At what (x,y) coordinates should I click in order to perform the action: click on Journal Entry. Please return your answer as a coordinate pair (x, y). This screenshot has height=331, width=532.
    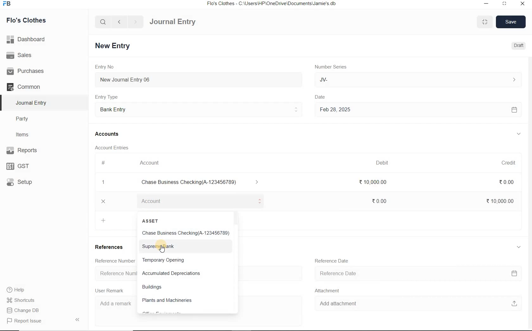
    Looking at the image, I should click on (32, 103).